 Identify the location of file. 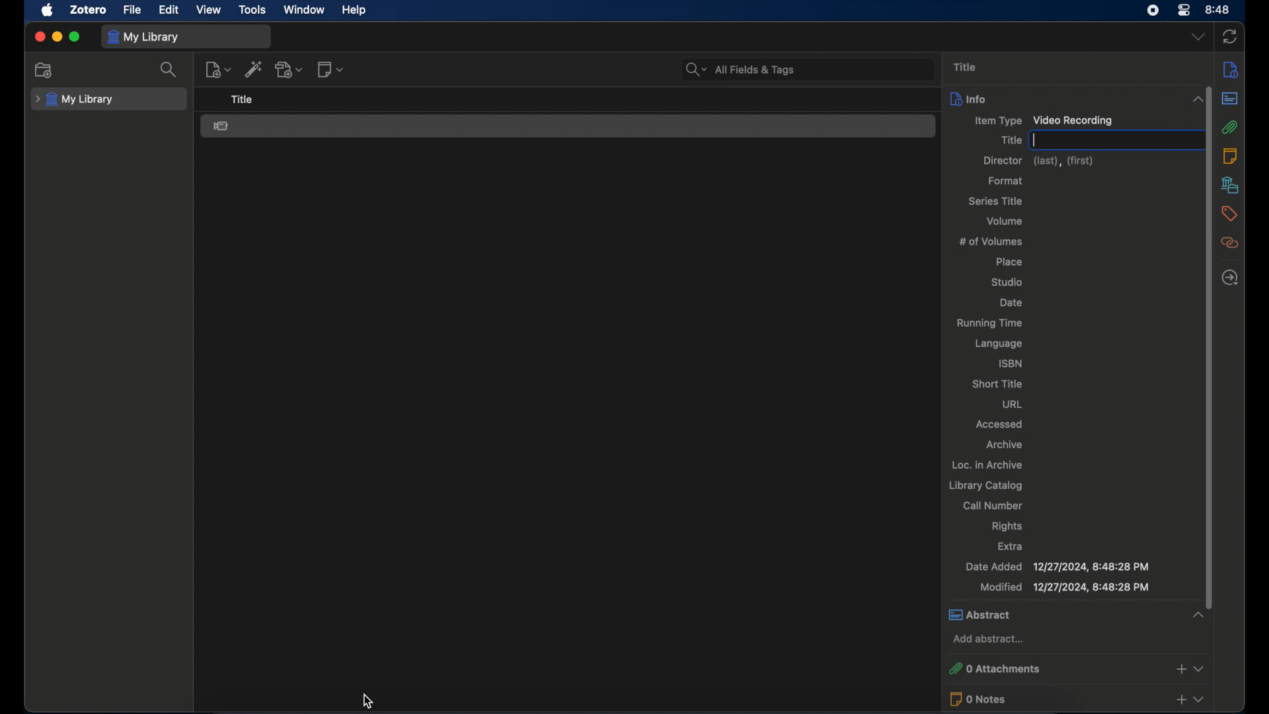
(132, 11).